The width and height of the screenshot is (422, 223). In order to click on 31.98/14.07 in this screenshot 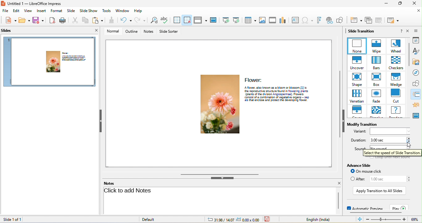, I will do `click(221, 220)`.